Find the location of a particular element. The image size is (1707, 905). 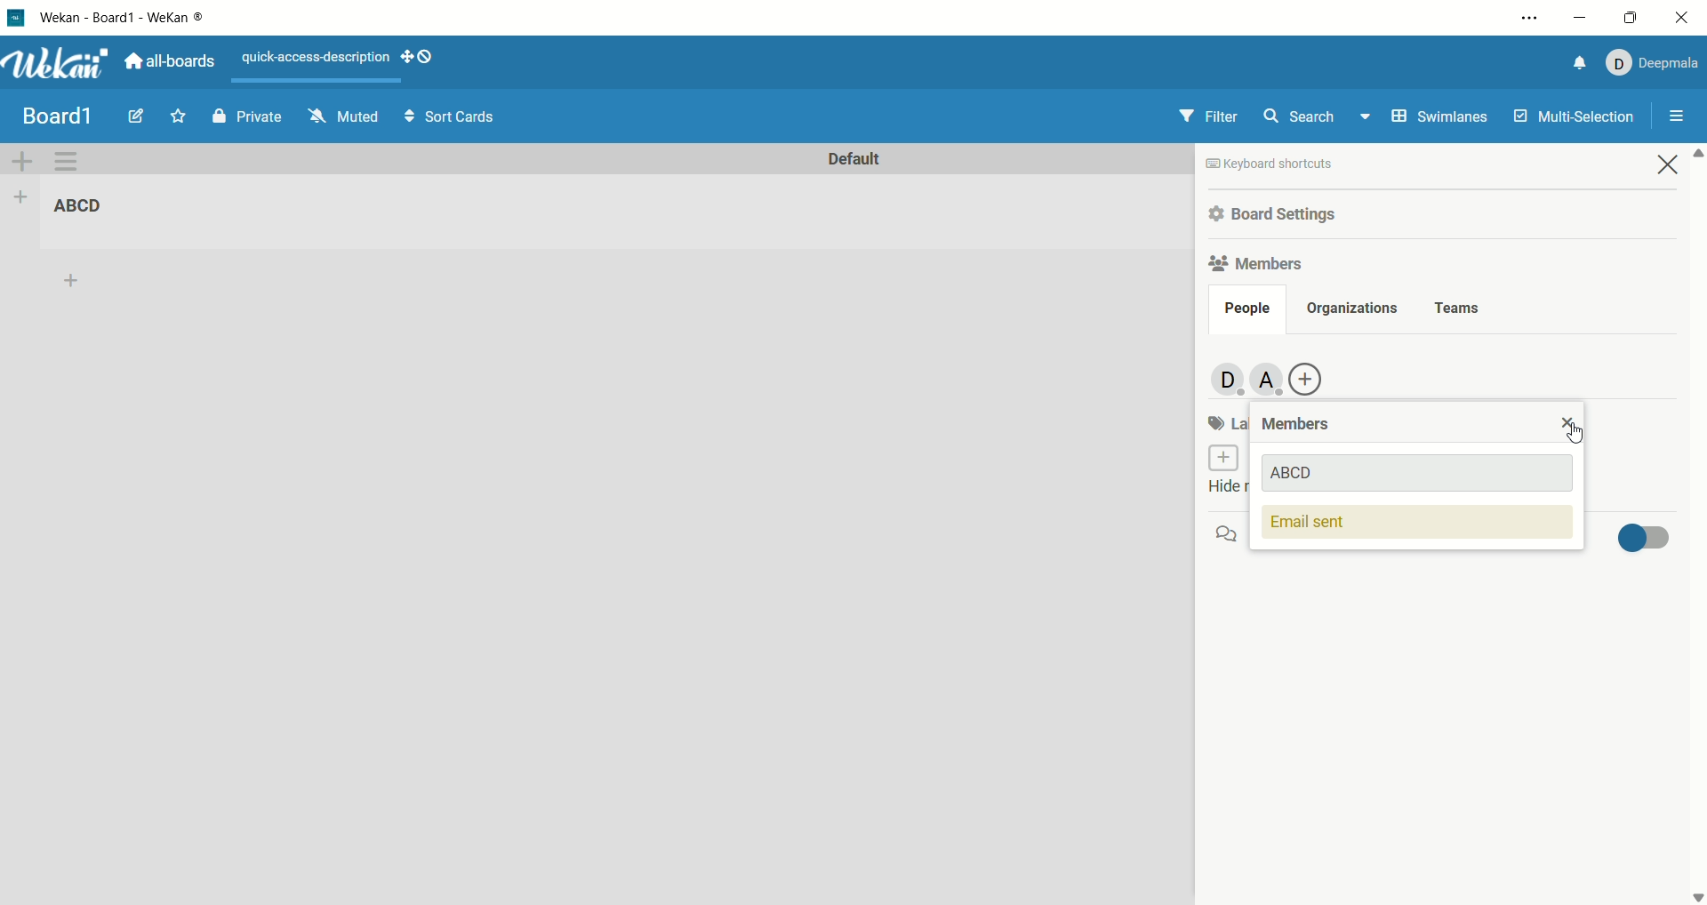

maximize is located at coordinates (1630, 18).